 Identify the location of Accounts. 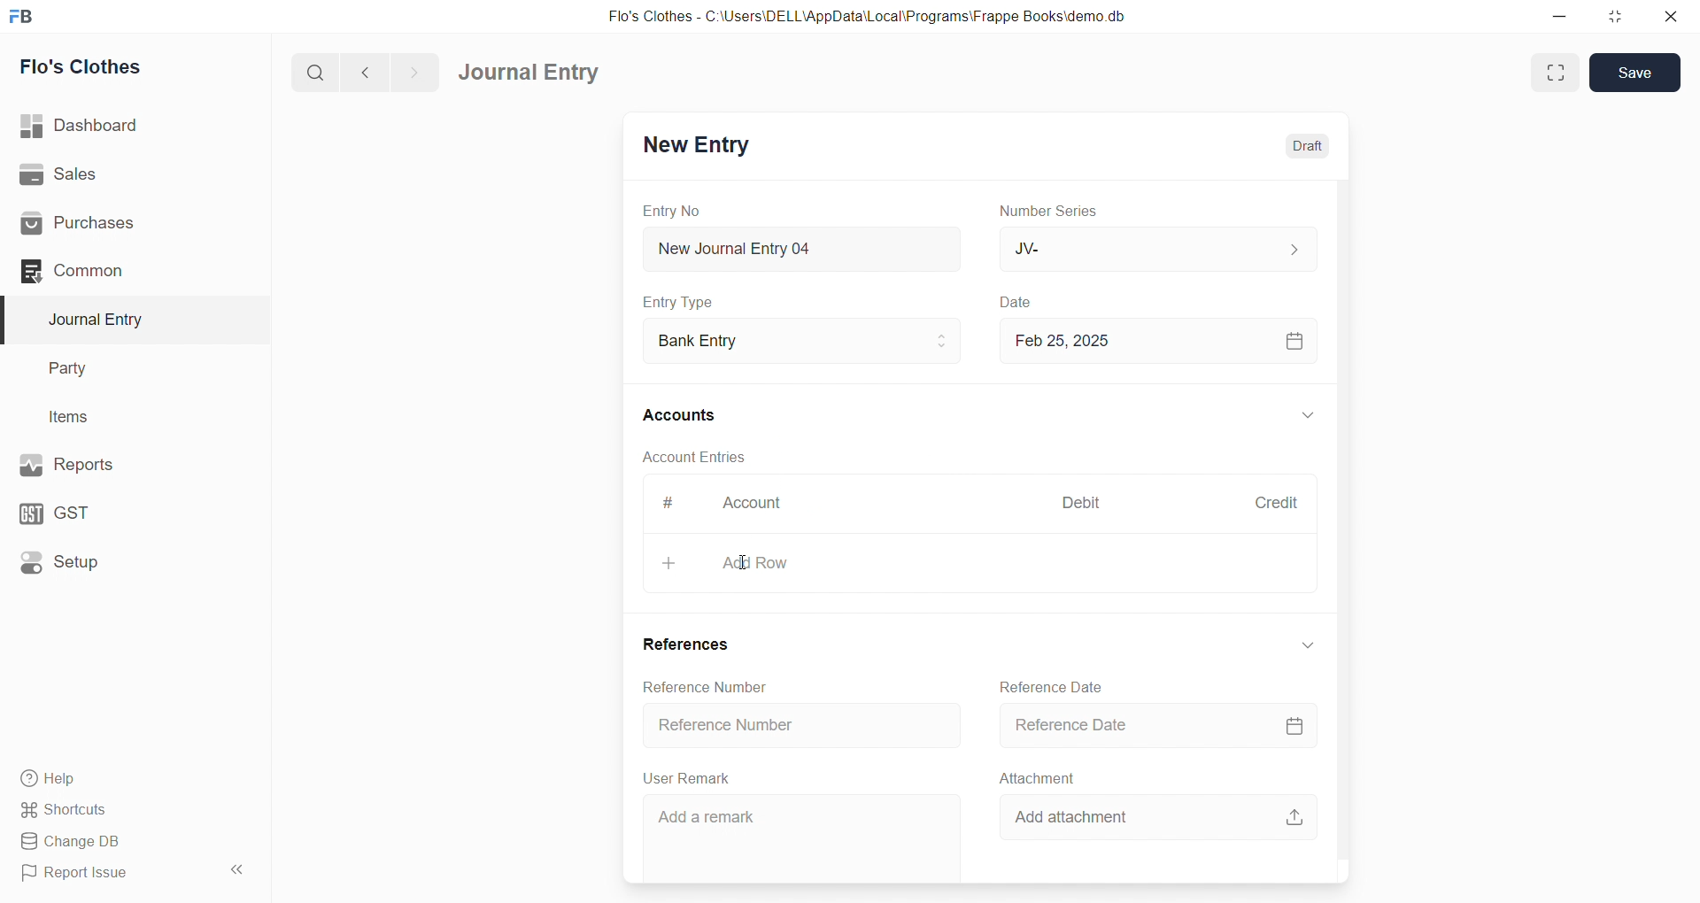
(691, 413).